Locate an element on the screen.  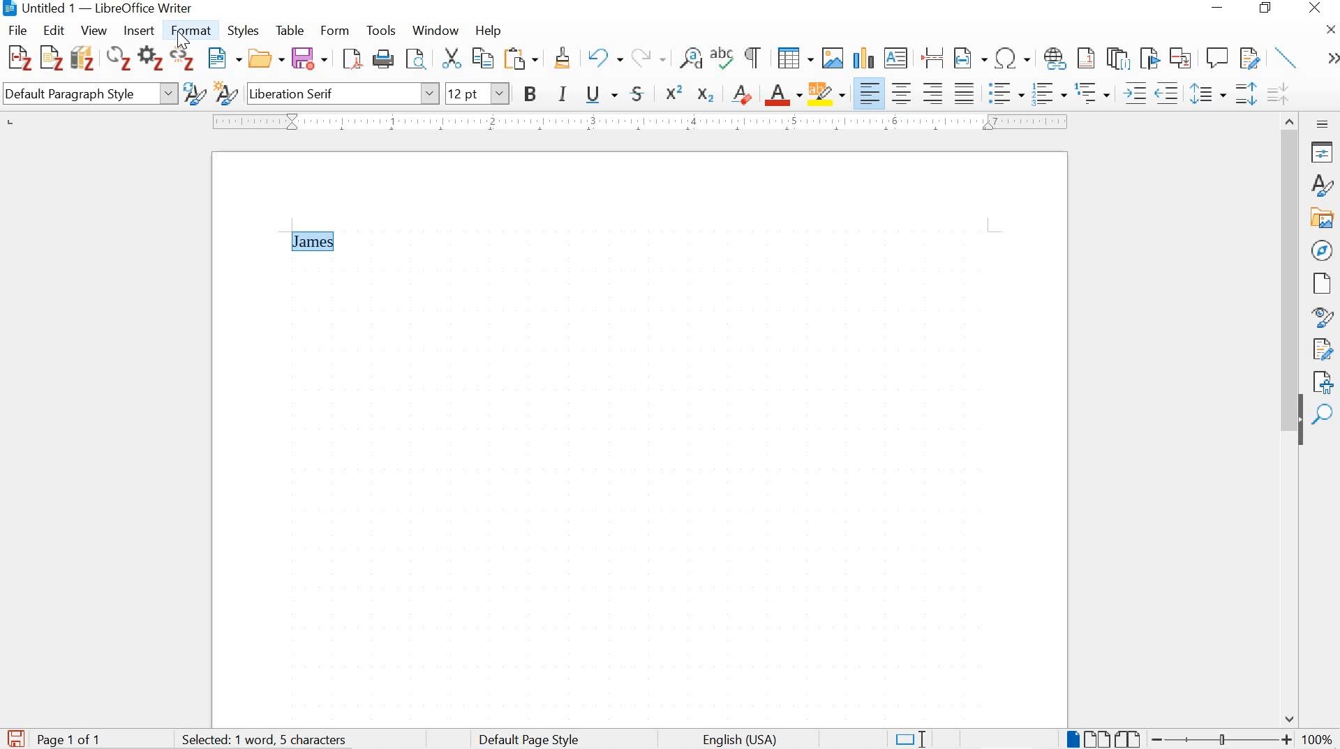
updated selected style is located at coordinates (193, 93).